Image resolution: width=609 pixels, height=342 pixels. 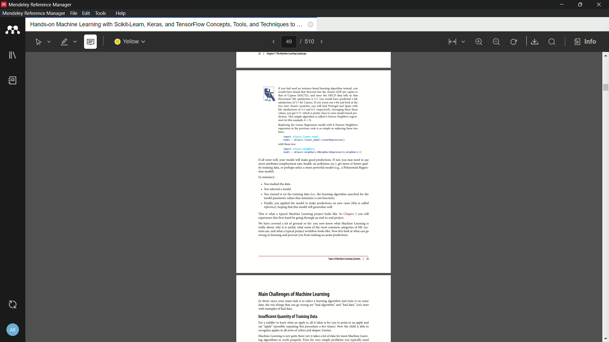 I want to click on library, so click(x=12, y=56).